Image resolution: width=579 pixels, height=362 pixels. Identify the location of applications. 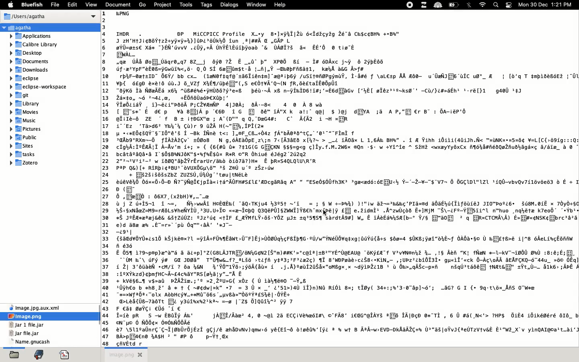
(30, 36).